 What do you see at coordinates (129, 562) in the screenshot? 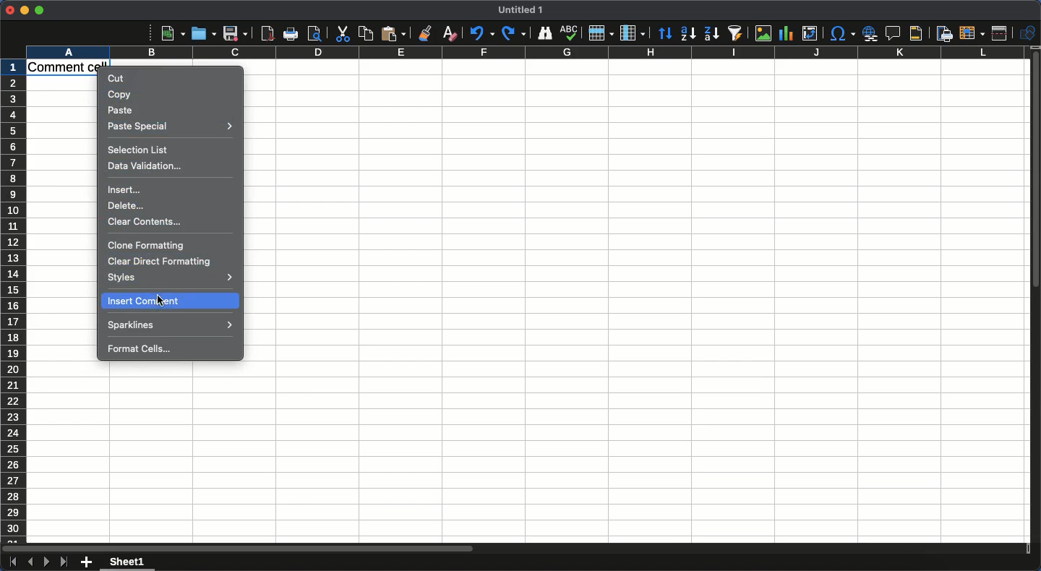
I see `Sheet 1` at bounding box center [129, 562].